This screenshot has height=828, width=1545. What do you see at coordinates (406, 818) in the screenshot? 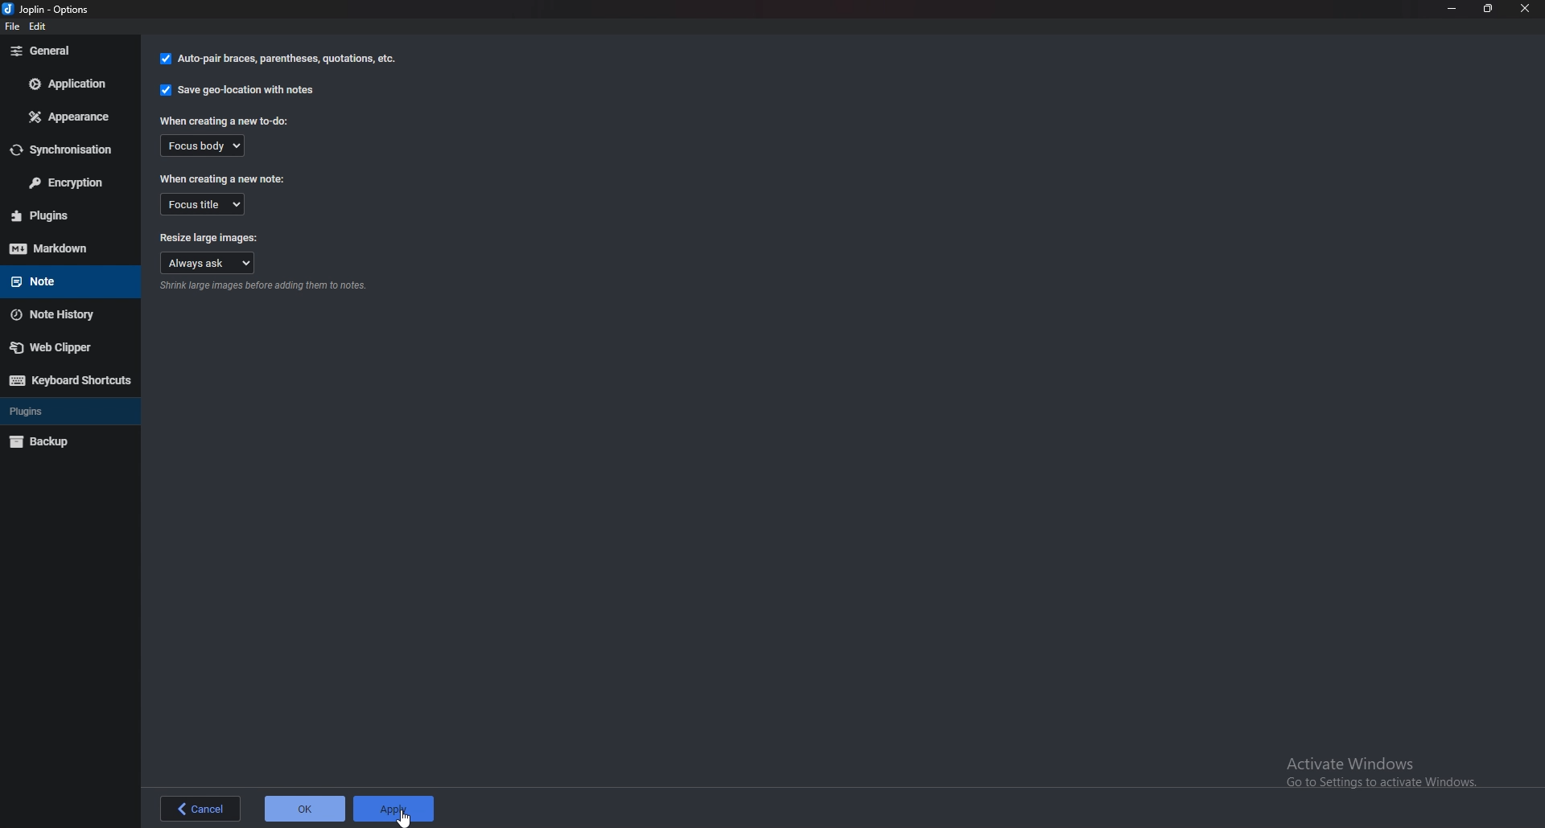
I see `cursor` at bounding box center [406, 818].